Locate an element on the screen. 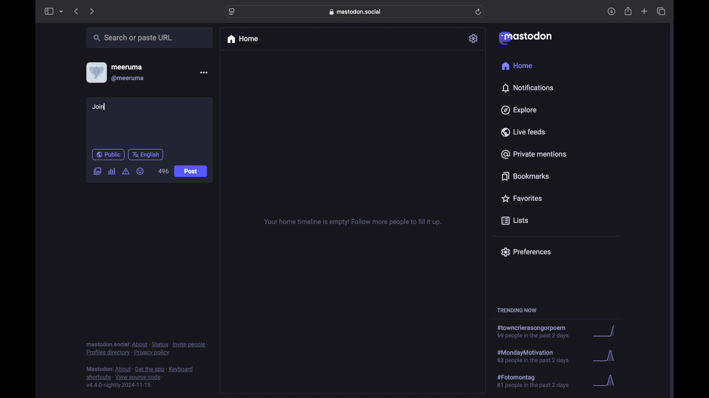 The width and height of the screenshot is (709, 398). tab group picker is located at coordinates (61, 12).